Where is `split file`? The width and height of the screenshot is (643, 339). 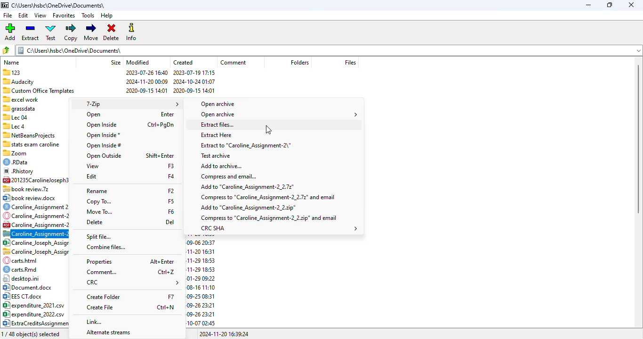
split file is located at coordinates (97, 236).